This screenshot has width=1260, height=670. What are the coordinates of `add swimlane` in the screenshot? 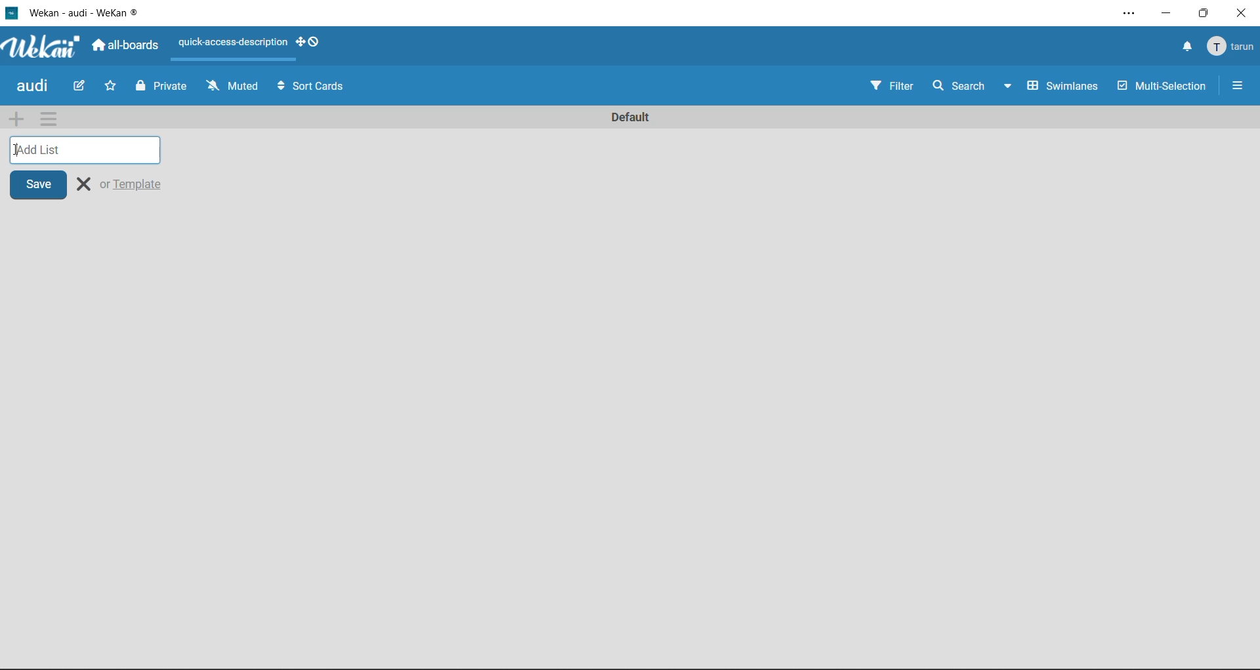 It's located at (14, 119).